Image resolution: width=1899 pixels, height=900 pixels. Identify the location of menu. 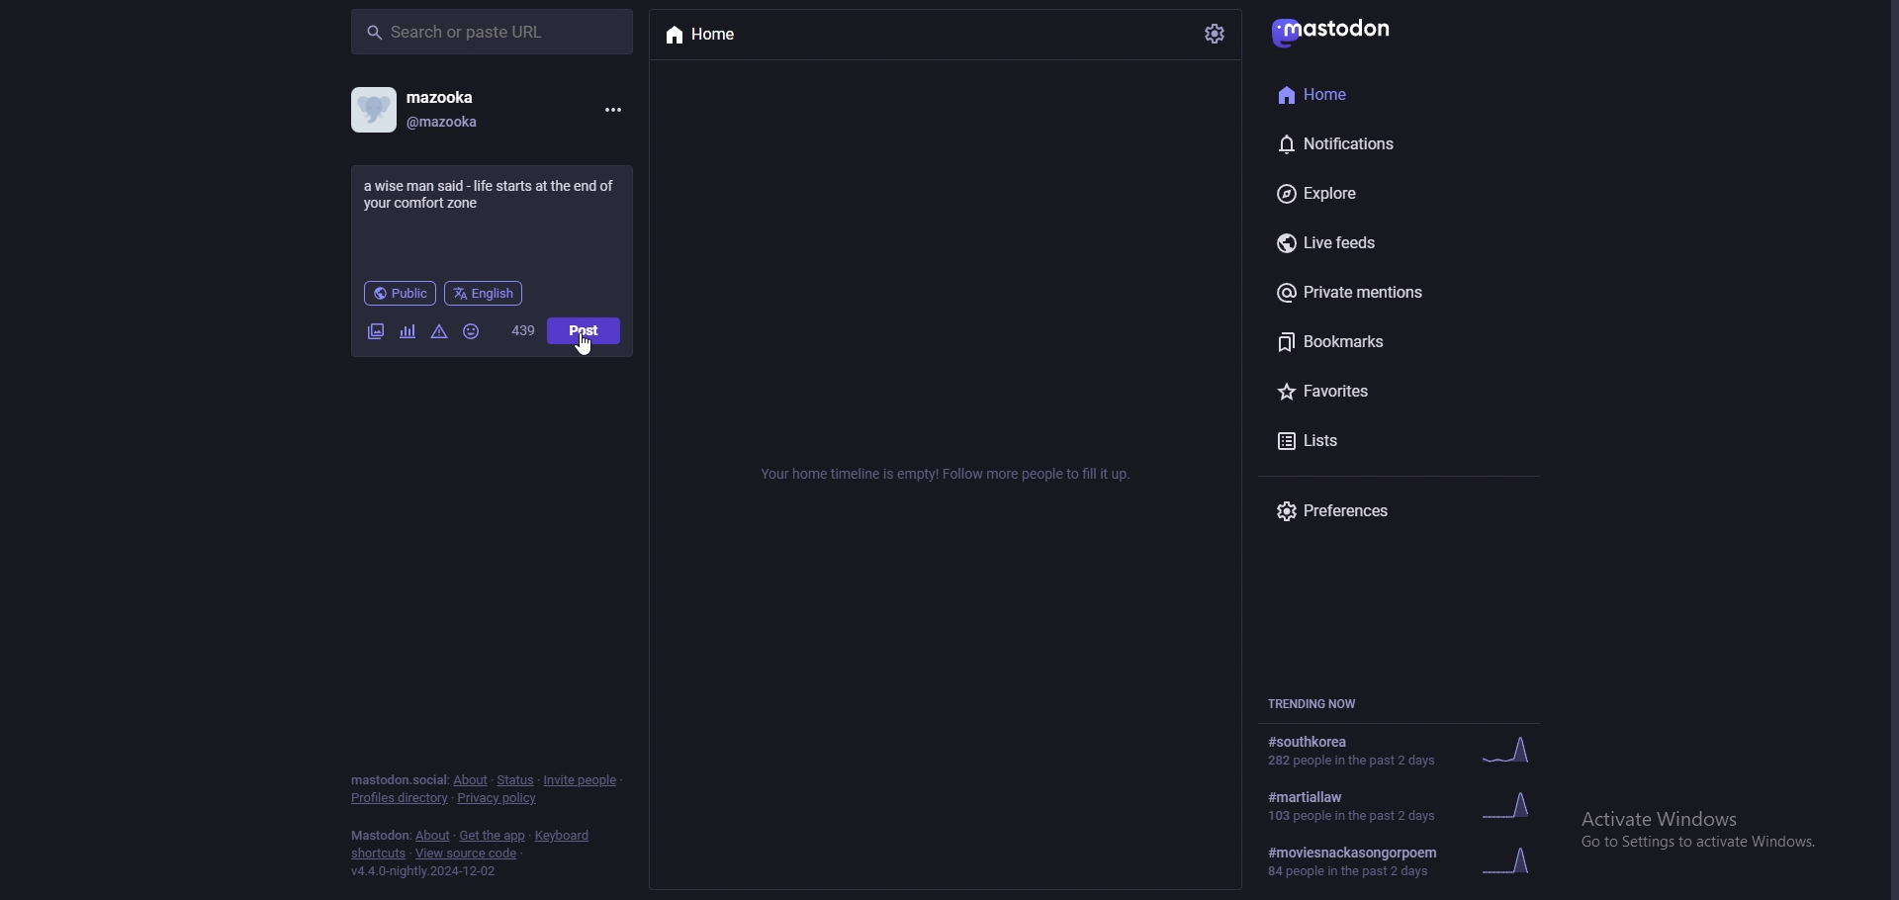
(612, 109).